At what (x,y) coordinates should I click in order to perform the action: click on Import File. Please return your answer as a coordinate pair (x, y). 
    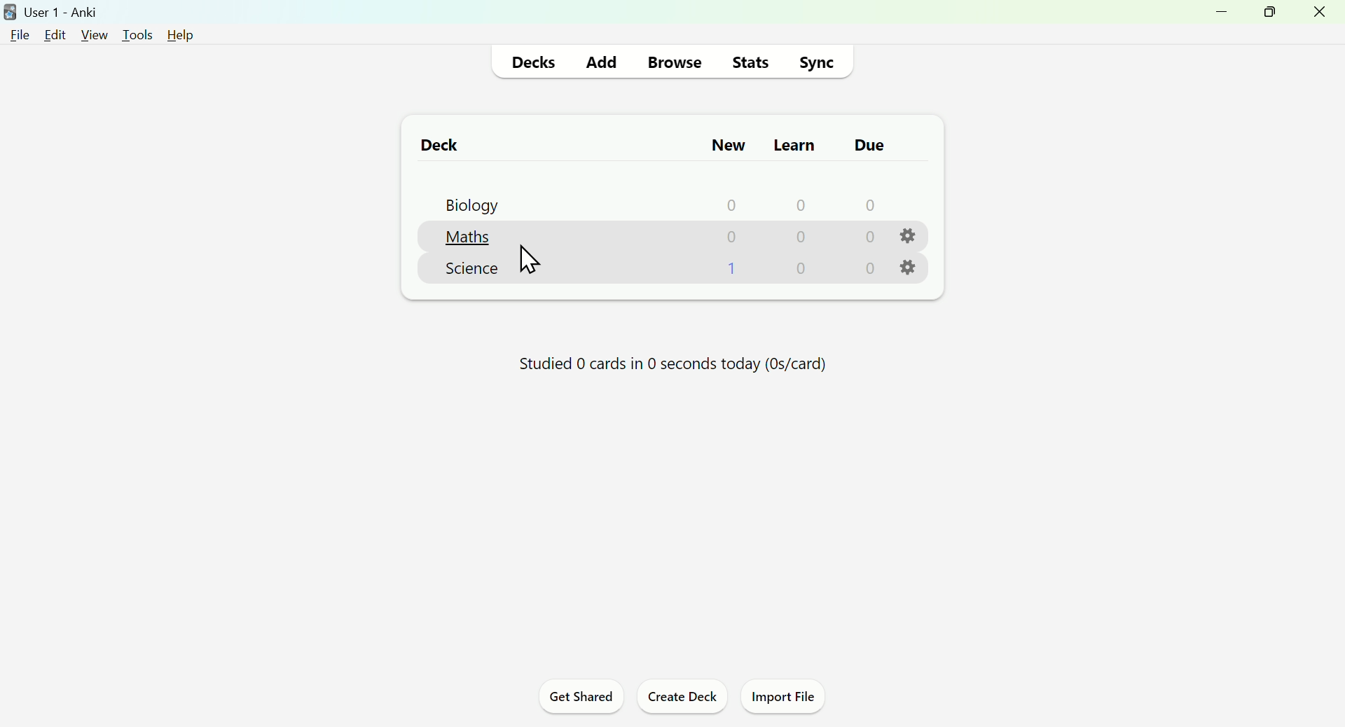
    Looking at the image, I should click on (789, 699).